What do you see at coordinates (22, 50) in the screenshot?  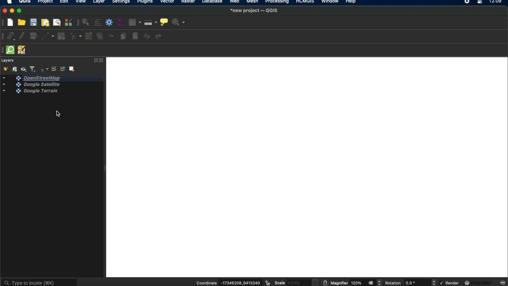 I see `JOSM remote` at bounding box center [22, 50].